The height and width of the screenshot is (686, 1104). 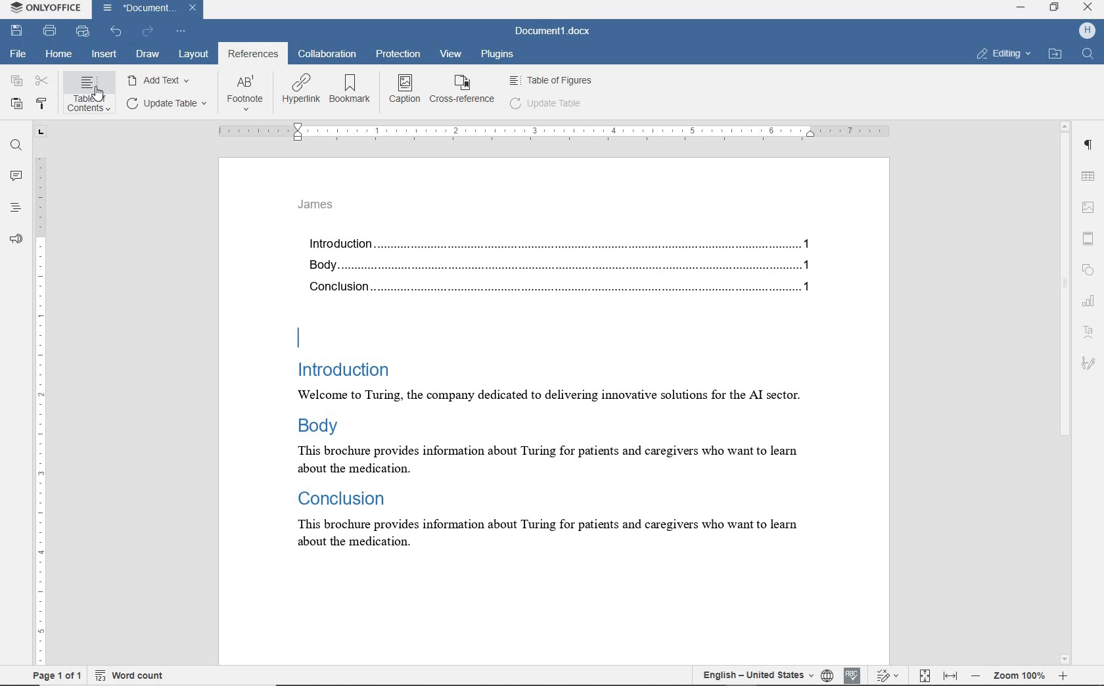 I want to click on headings, so click(x=16, y=207).